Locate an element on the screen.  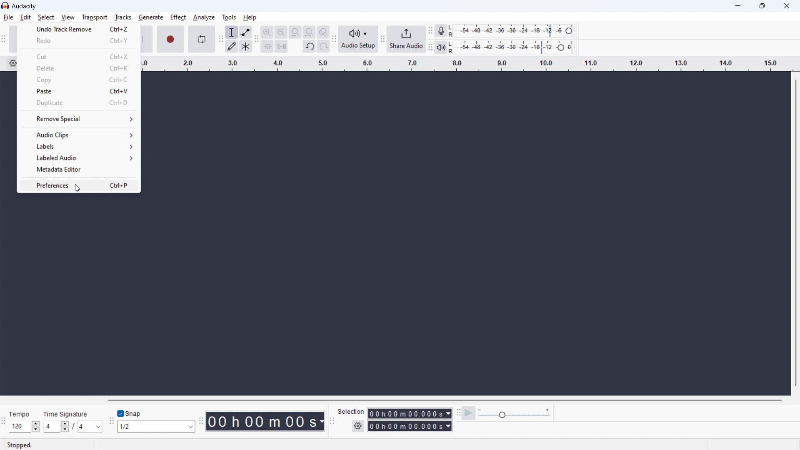
skip to end is located at coordinates (147, 39).